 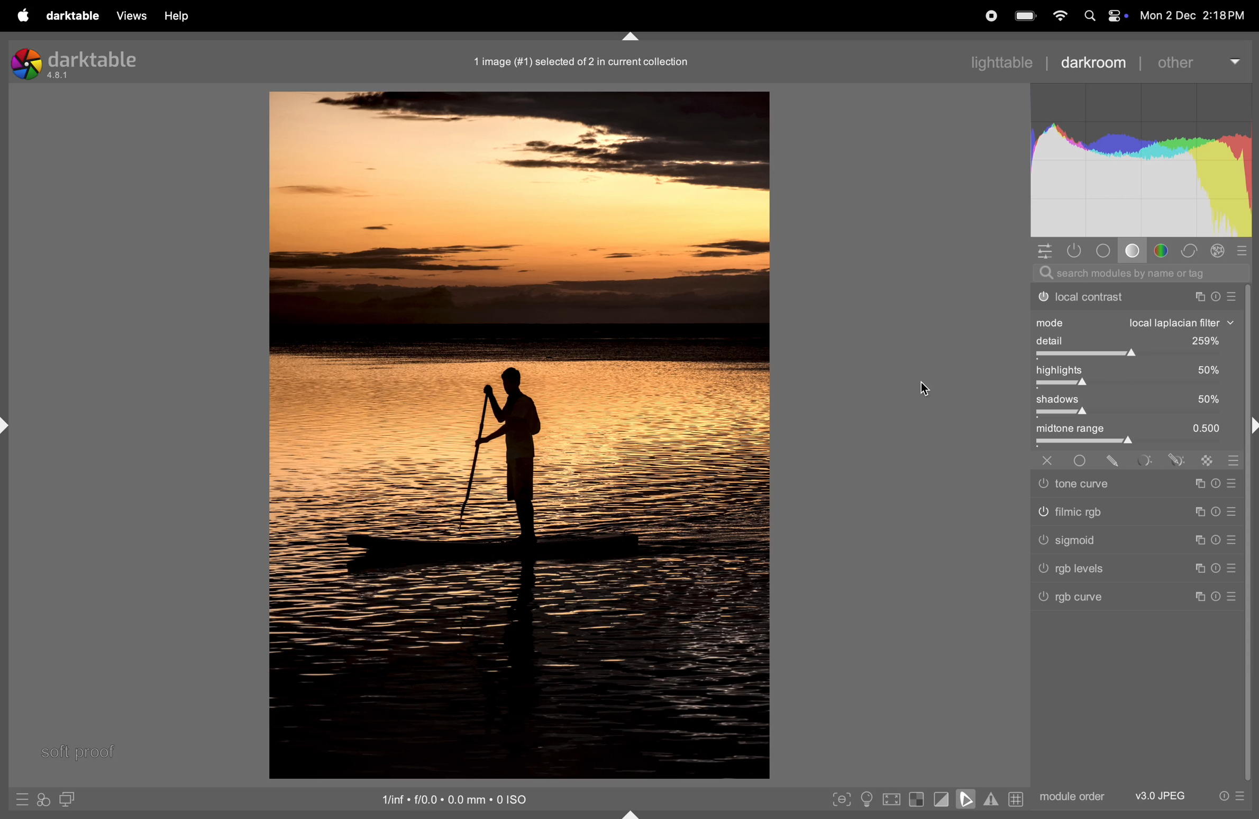 What do you see at coordinates (942, 798) in the screenshot?
I see `toggle clipping indication` at bounding box center [942, 798].